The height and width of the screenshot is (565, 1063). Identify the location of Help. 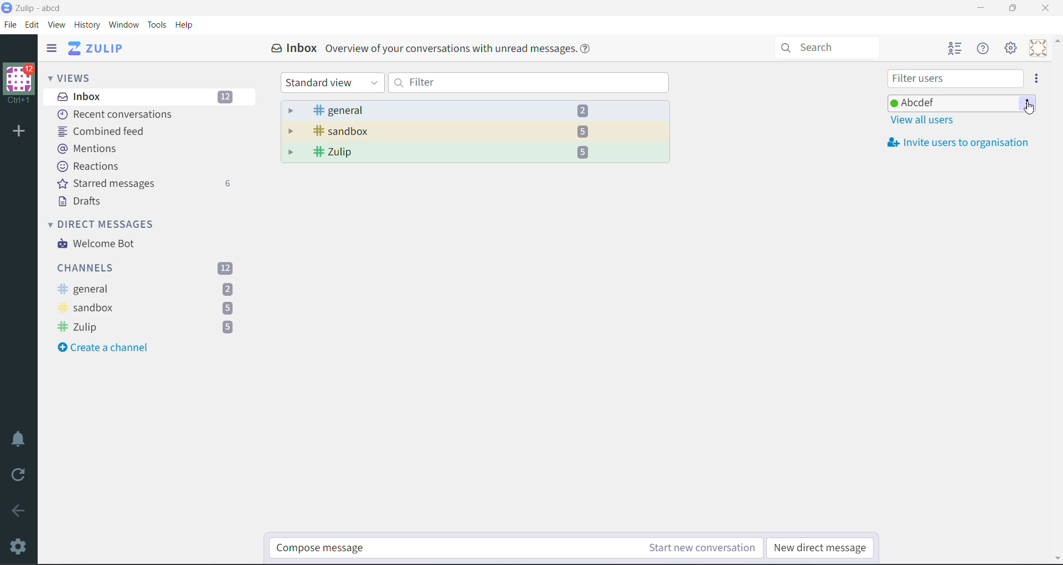
(187, 24).